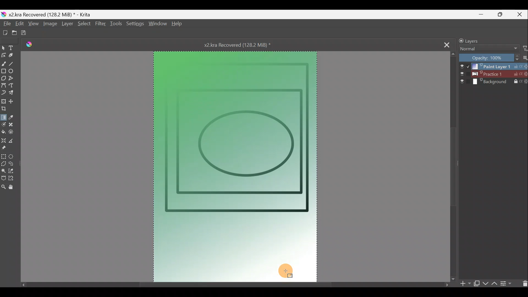  What do you see at coordinates (494, 284) in the screenshot?
I see `Move layer/mask up` at bounding box center [494, 284].